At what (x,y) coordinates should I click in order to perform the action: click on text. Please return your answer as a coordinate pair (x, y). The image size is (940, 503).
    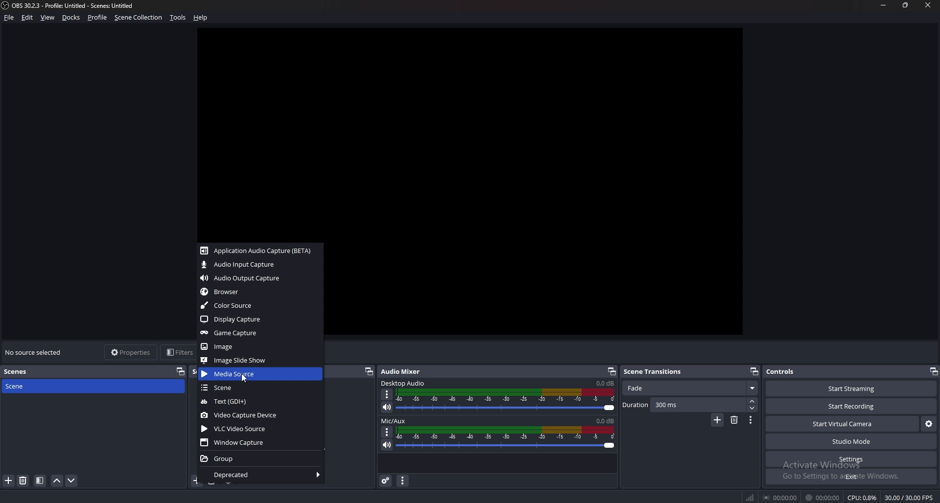
    Looking at the image, I should click on (262, 401).